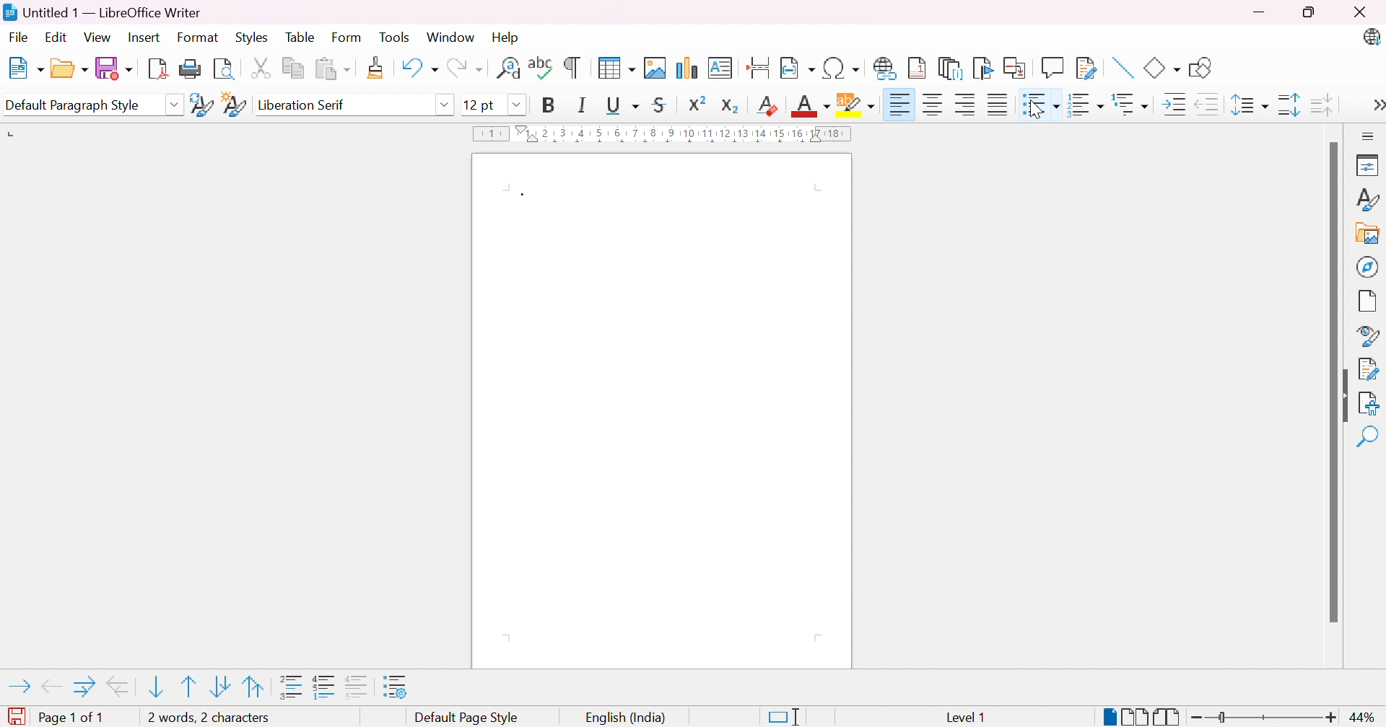  I want to click on Insert bookmark, so click(982, 69).